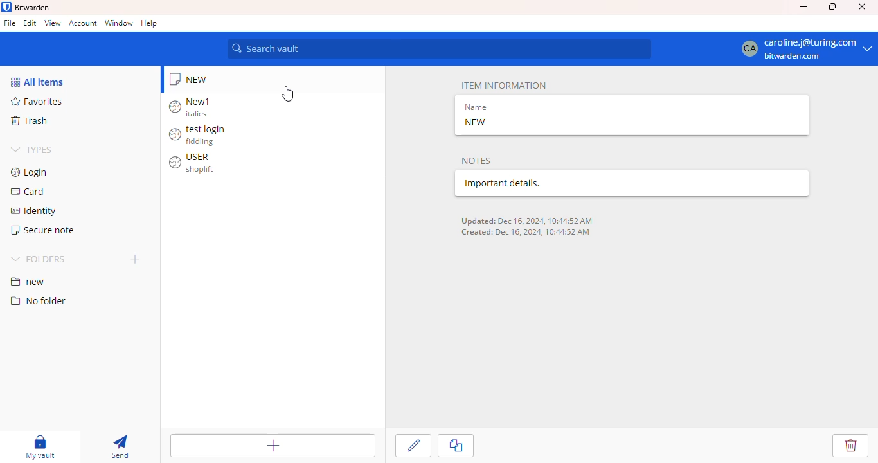 The height and width of the screenshot is (463, 878). Describe the element at coordinates (862, 6) in the screenshot. I see `close` at that location.